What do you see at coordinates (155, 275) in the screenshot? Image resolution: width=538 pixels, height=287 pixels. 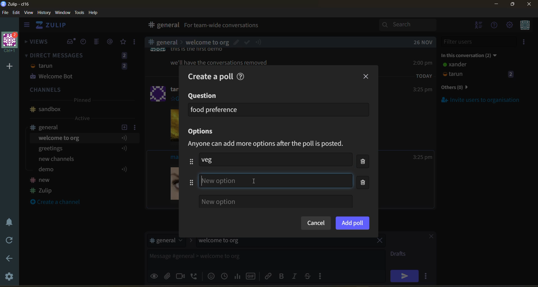 I see `preview` at bounding box center [155, 275].